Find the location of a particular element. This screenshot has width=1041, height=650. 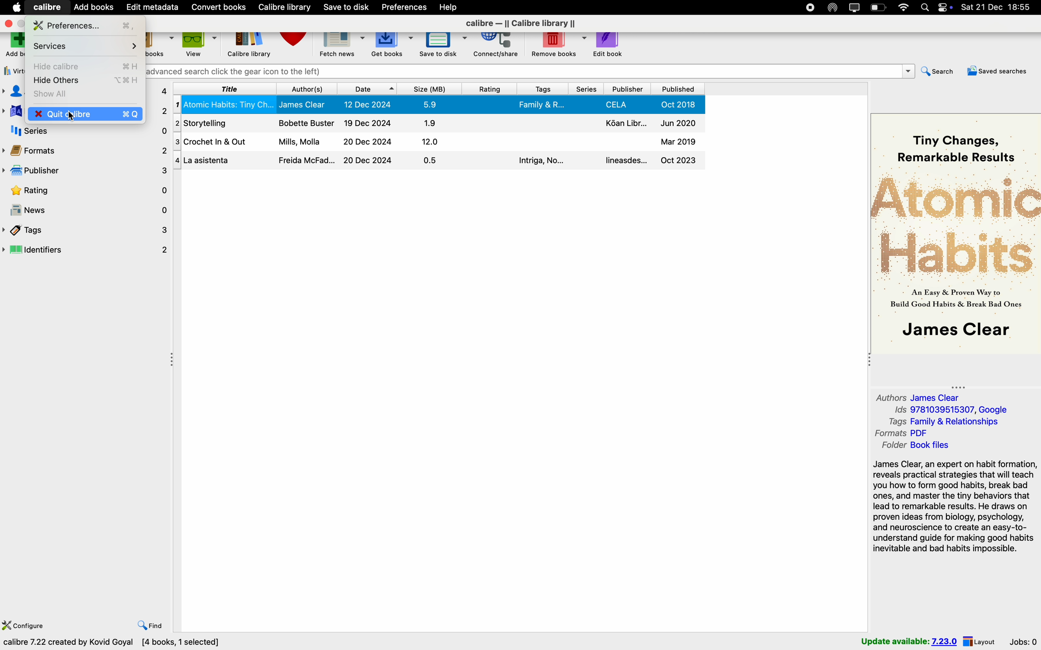

wifi is located at coordinates (903, 7).